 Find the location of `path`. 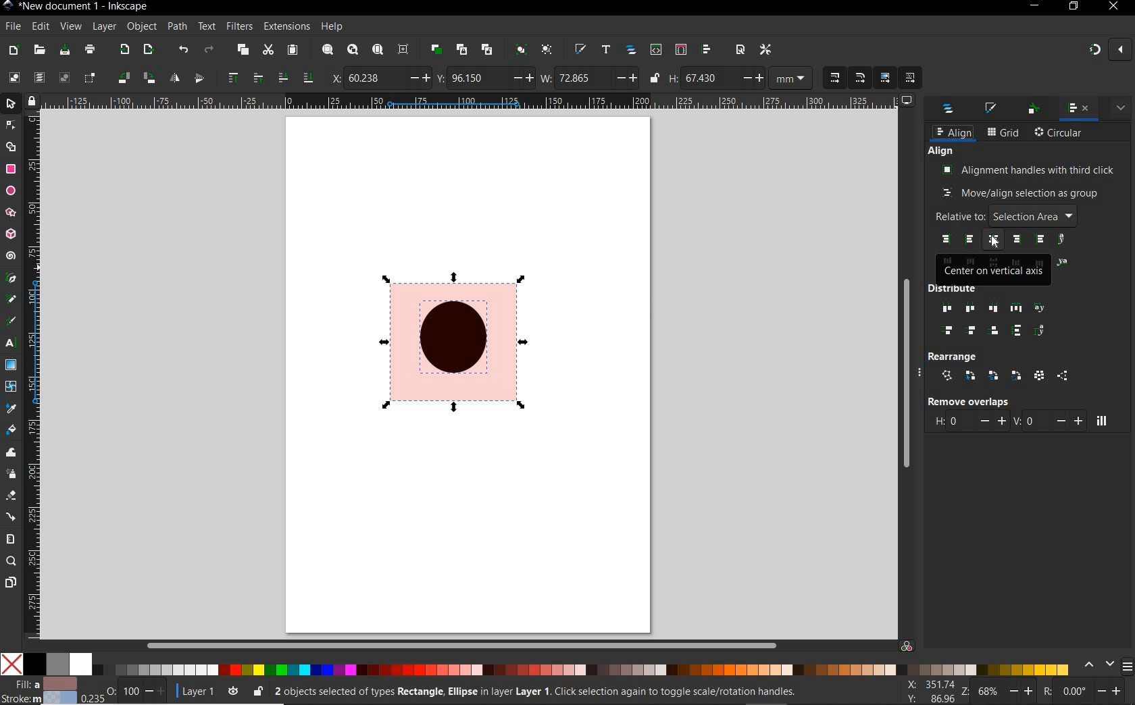

path is located at coordinates (177, 27).